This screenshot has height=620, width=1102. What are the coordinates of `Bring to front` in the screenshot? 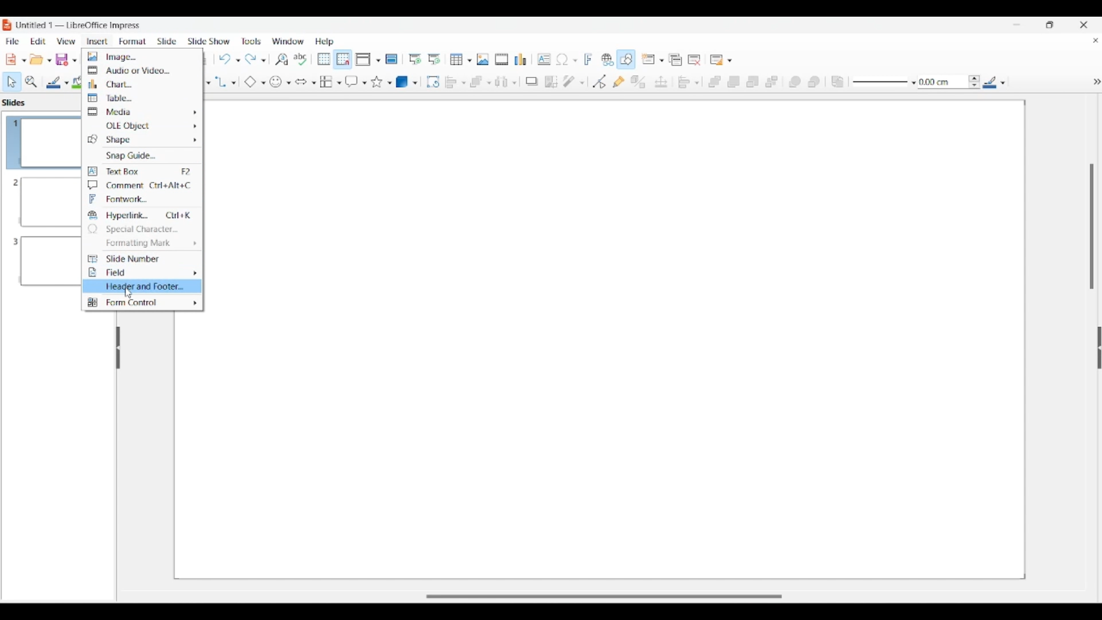 It's located at (715, 82).